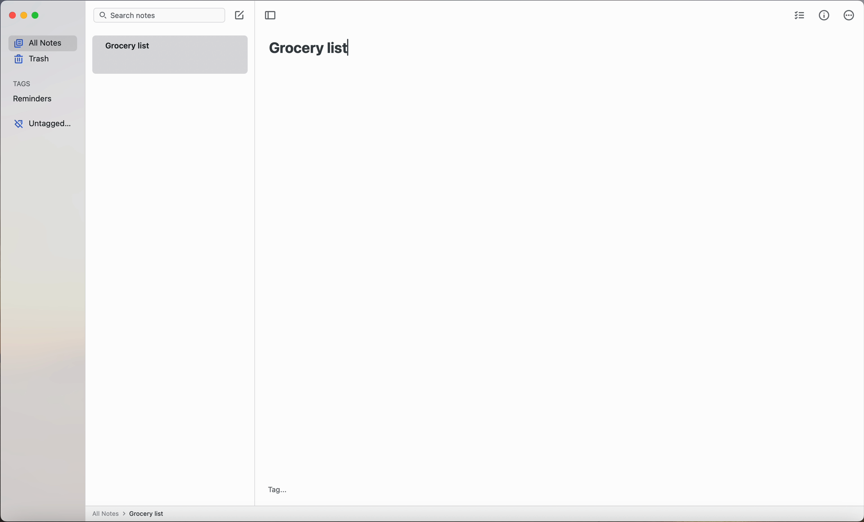  I want to click on close Simplenote, so click(12, 16).